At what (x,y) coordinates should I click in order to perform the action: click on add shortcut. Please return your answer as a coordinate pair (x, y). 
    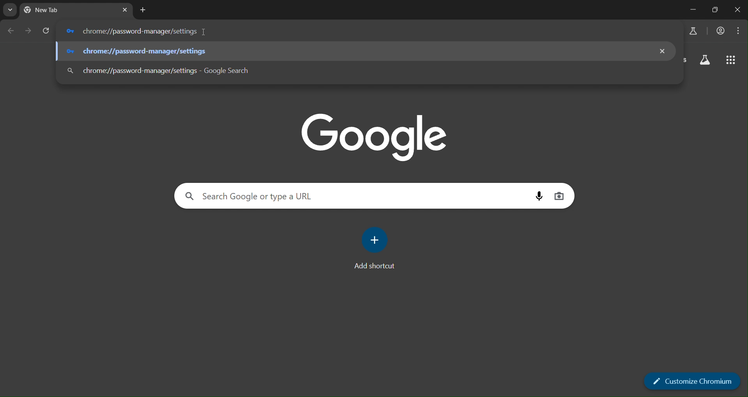
    Looking at the image, I should click on (378, 247).